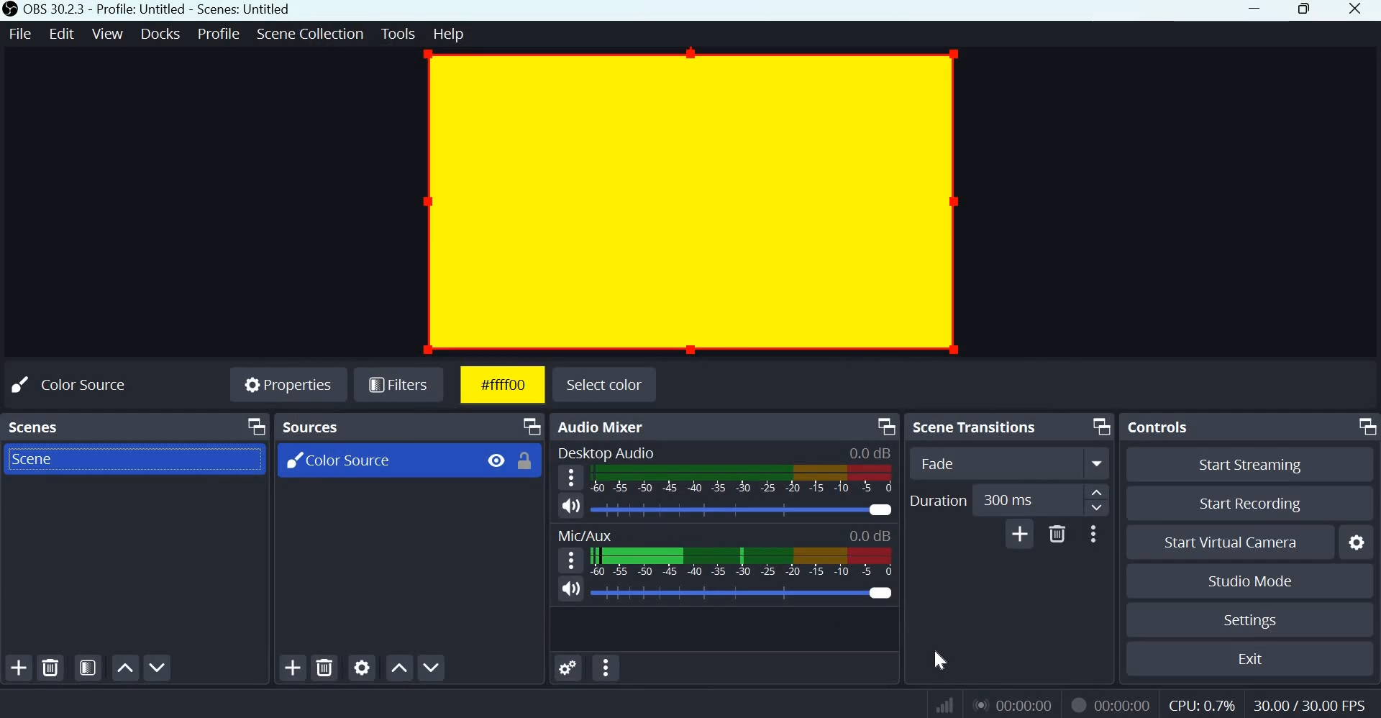 This screenshot has height=718, width=1381. Describe the element at coordinates (1162, 424) in the screenshot. I see `Controls` at that location.